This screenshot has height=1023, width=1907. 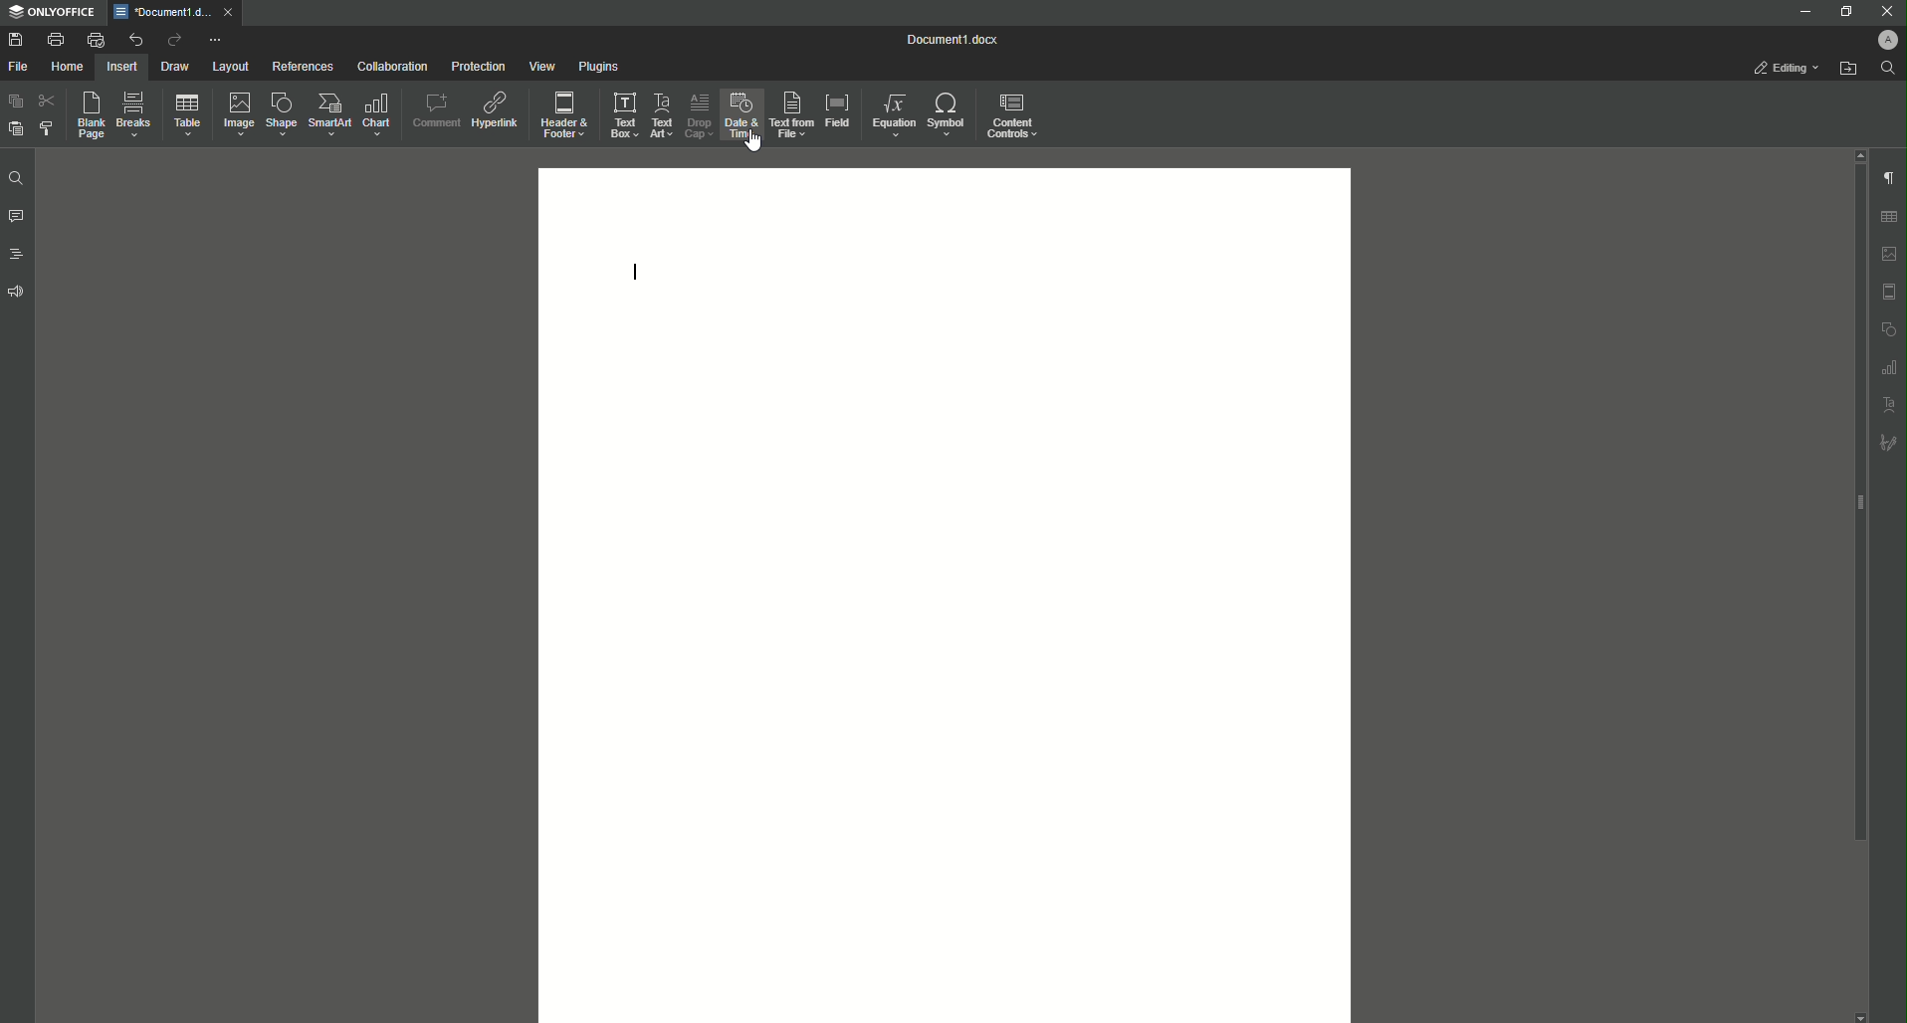 What do you see at coordinates (792, 115) in the screenshot?
I see `Text From File` at bounding box center [792, 115].